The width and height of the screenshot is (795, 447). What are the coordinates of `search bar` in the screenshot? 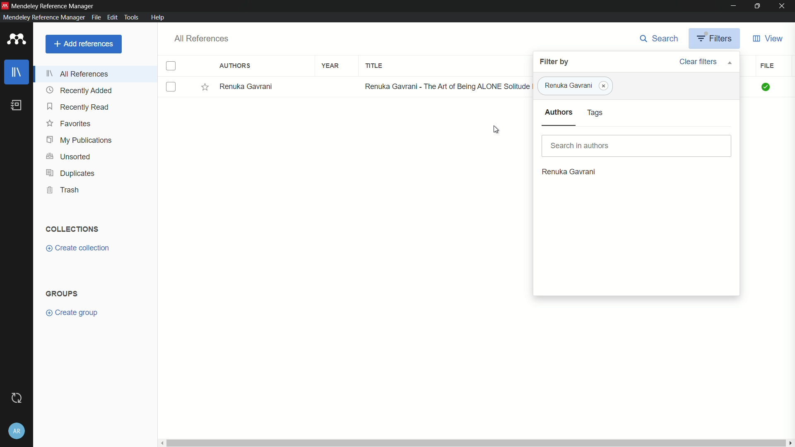 It's located at (636, 145).